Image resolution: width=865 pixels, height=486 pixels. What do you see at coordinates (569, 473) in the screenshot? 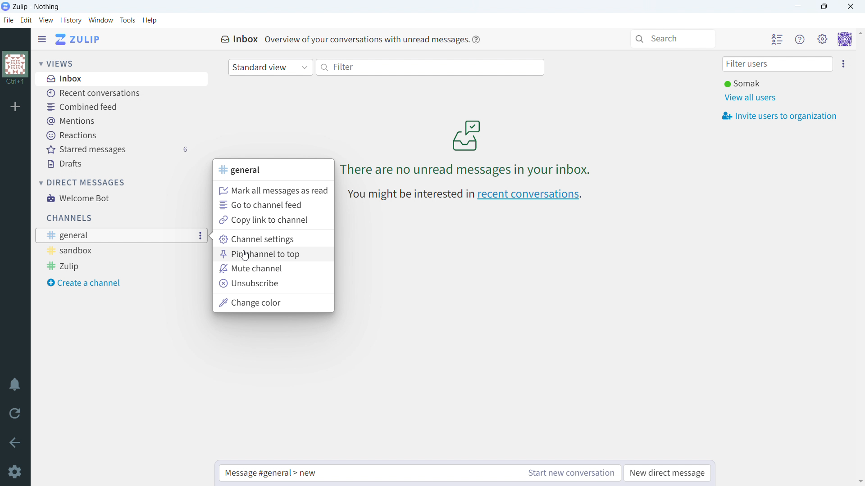
I see `start new conversation` at bounding box center [569, 473].